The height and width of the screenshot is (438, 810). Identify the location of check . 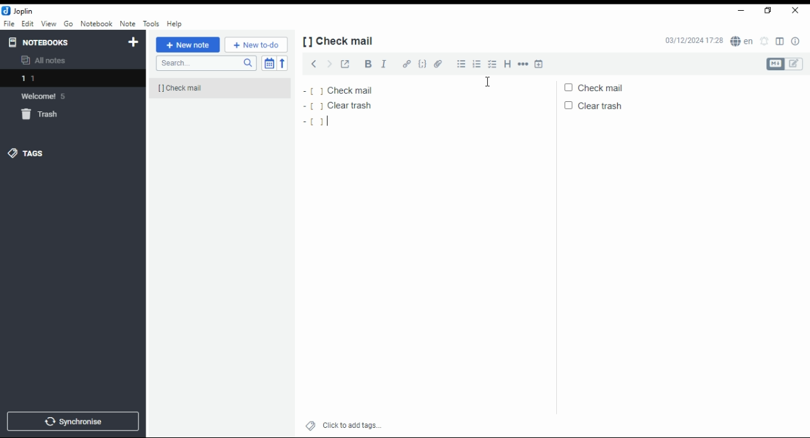
(600, 88).